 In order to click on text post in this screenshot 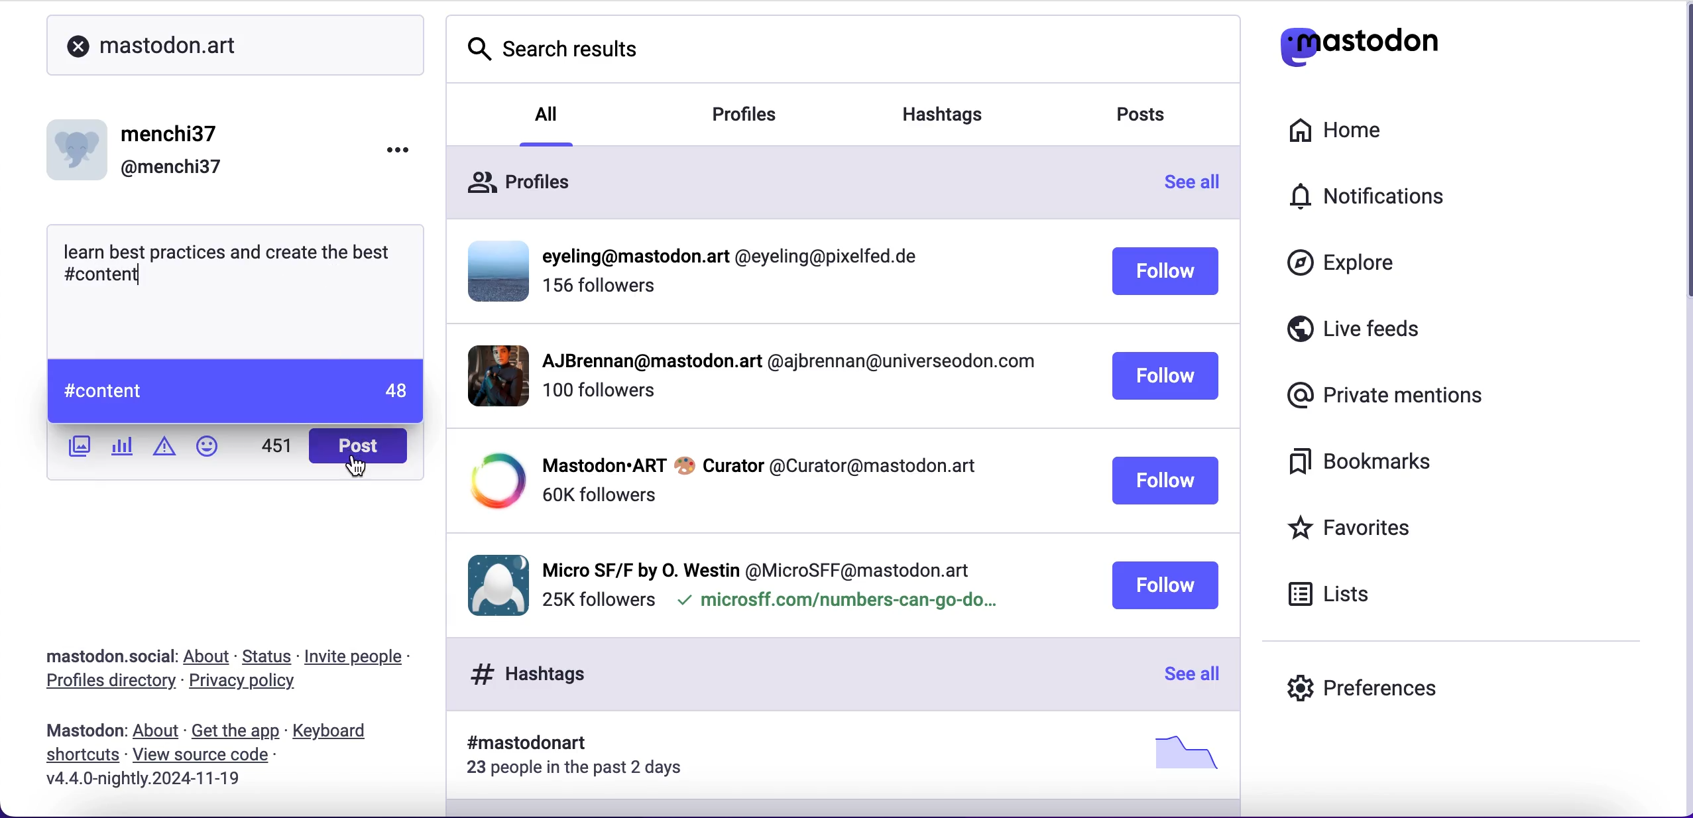, I will do `click(232, 260)`.